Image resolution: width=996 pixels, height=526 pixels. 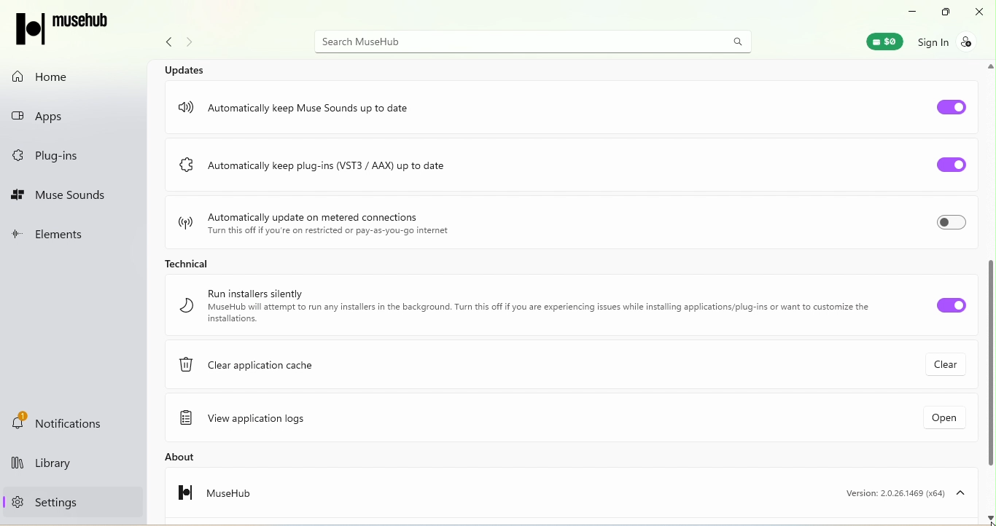 I want to click on Toggle, so click(x=950, y=225).